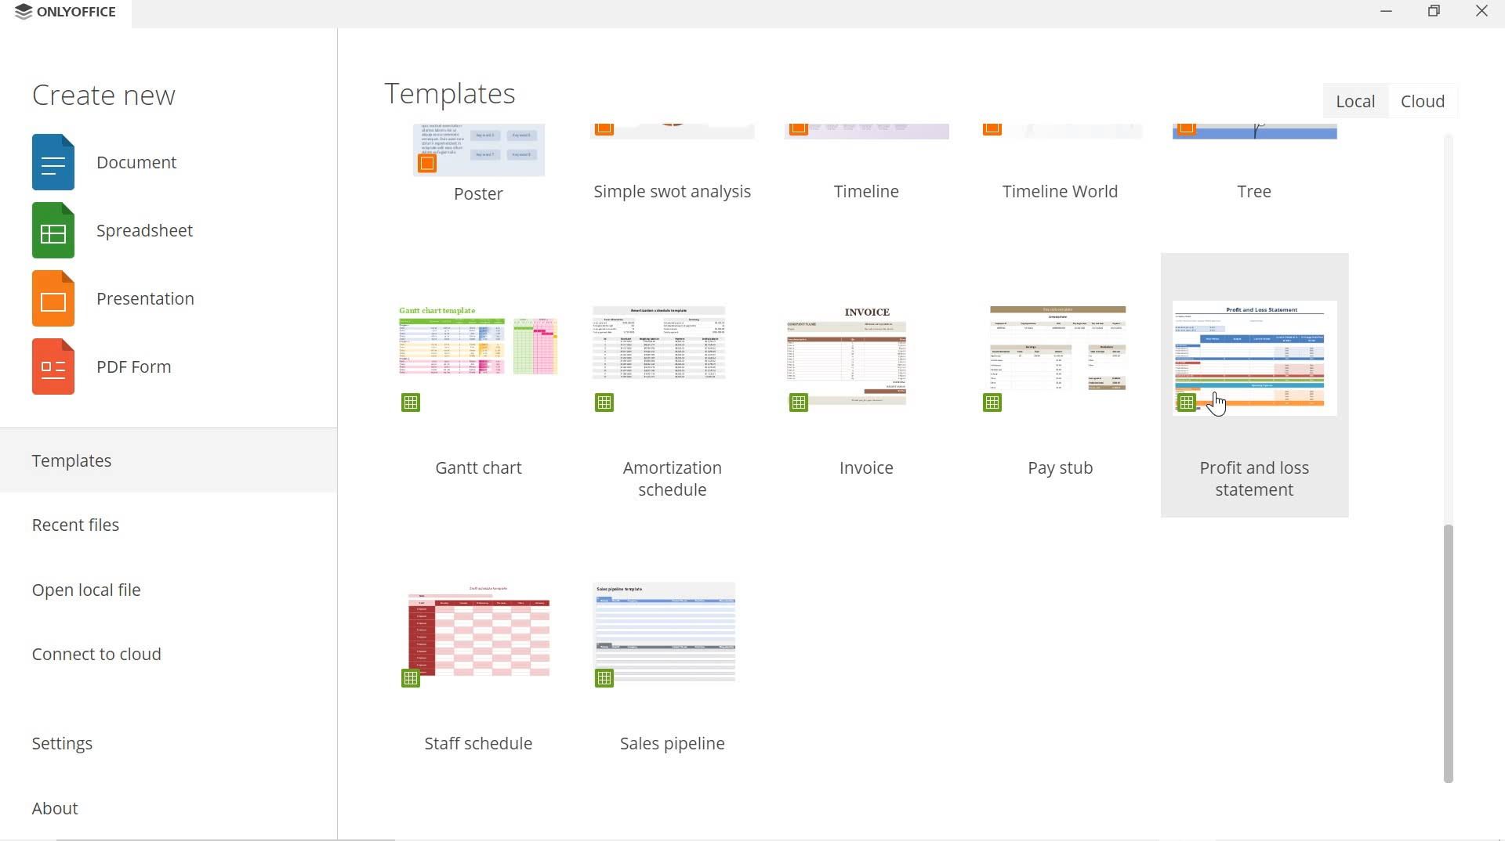 The width and height of the screenshot is (1505, 841). Describe the element at coordinates (165, 462) in the screenshot. I see `templates` at that location.